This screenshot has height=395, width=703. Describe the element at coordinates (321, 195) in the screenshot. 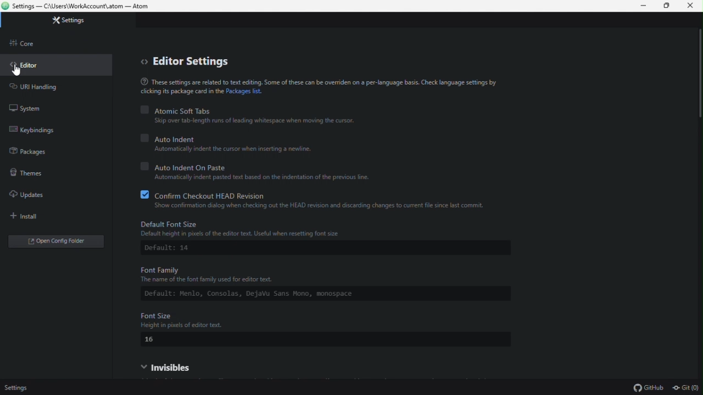

I see `Confirm check out head revision` at that location.